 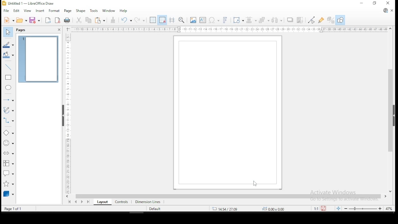 I want to click on file, so click(x=6, y=11).